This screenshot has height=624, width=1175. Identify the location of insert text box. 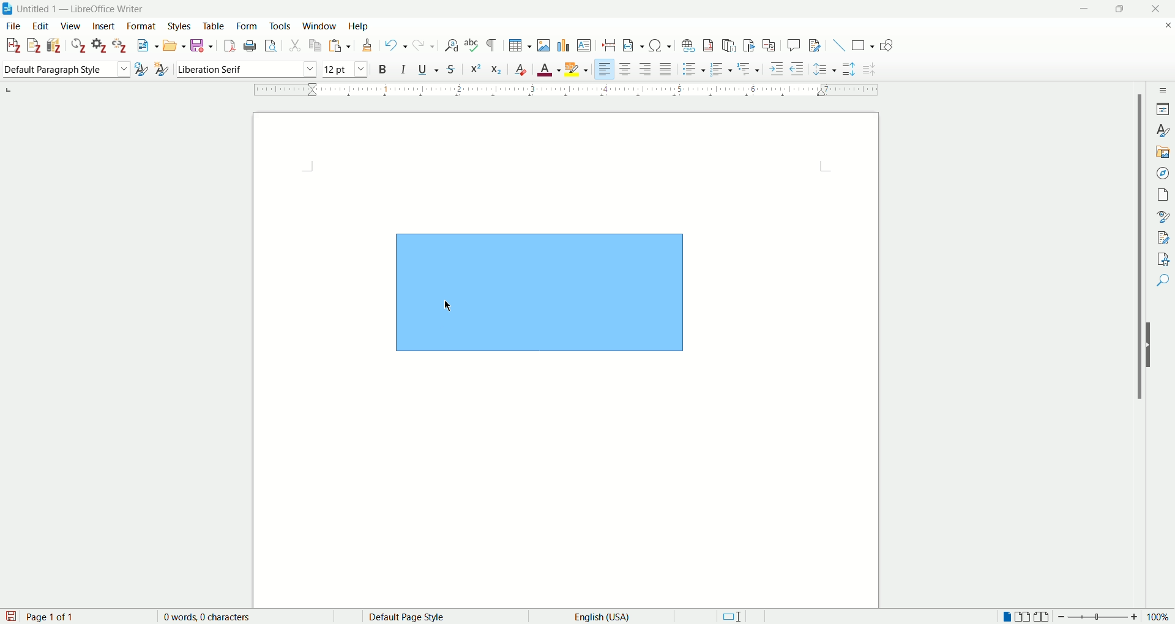
(584, 45).